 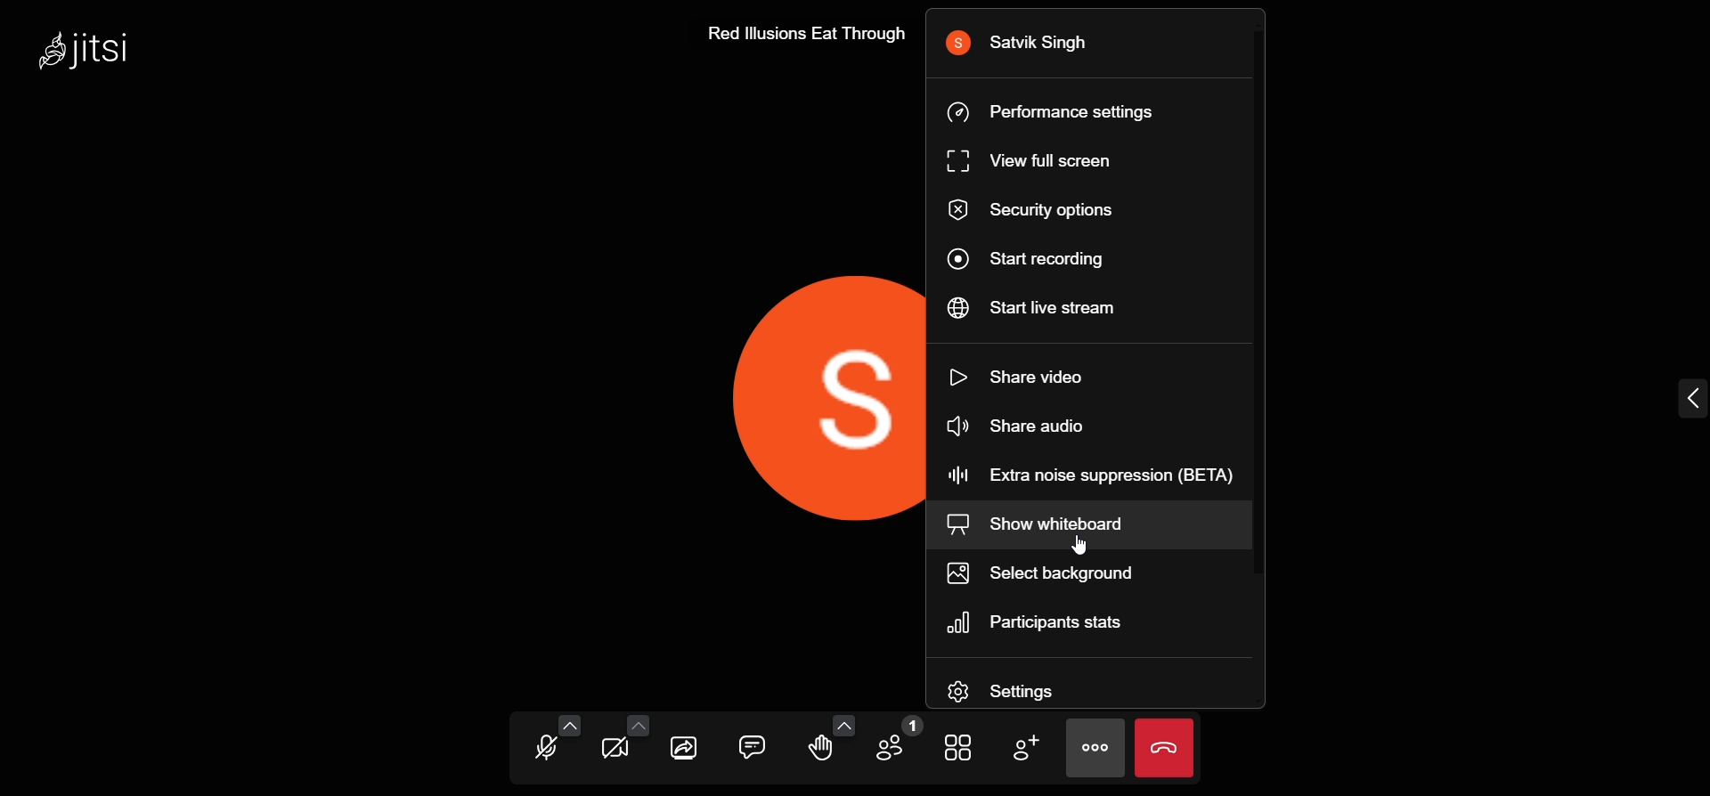 I want to click on share video, so click(x=1032, y=375).